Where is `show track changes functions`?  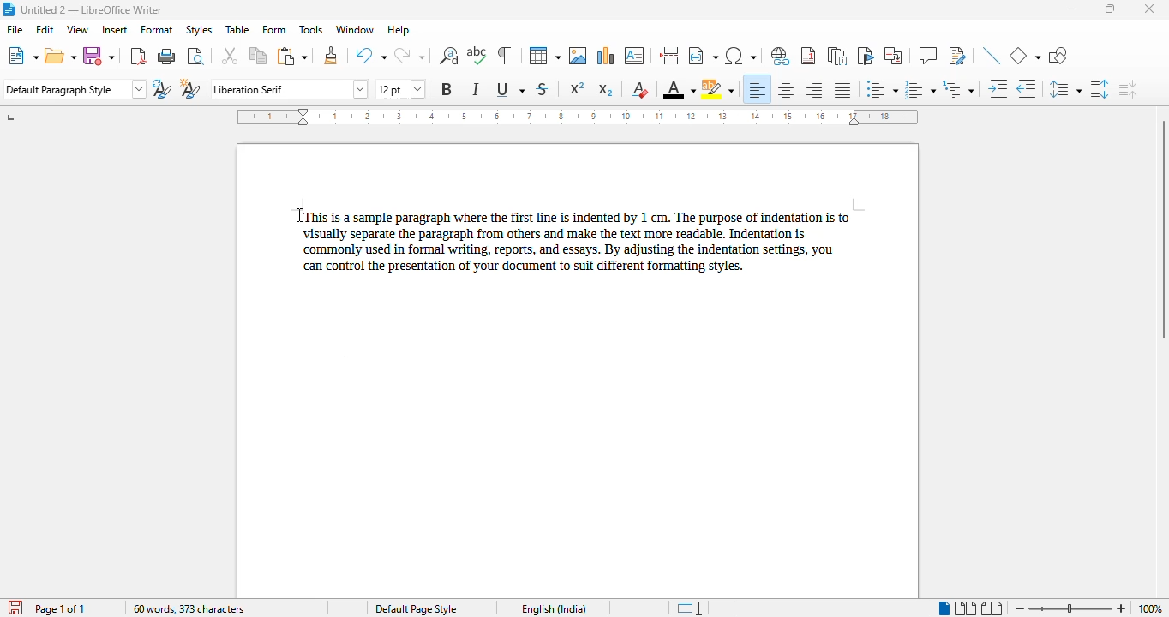
show track changes functions is located at coordinates (957, 56).